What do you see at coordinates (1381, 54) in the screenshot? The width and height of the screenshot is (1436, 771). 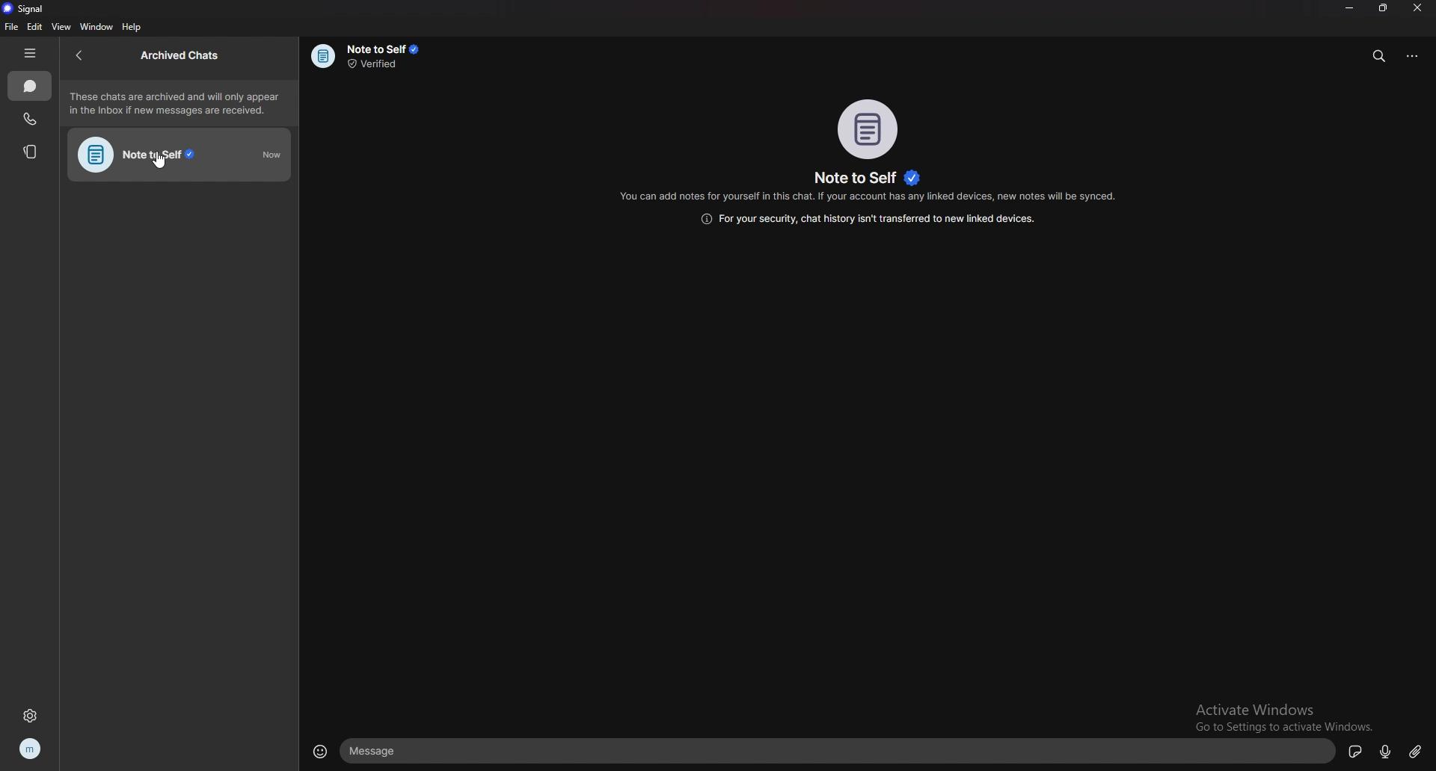 I see `search messages` at bounding box center [1381, 54].